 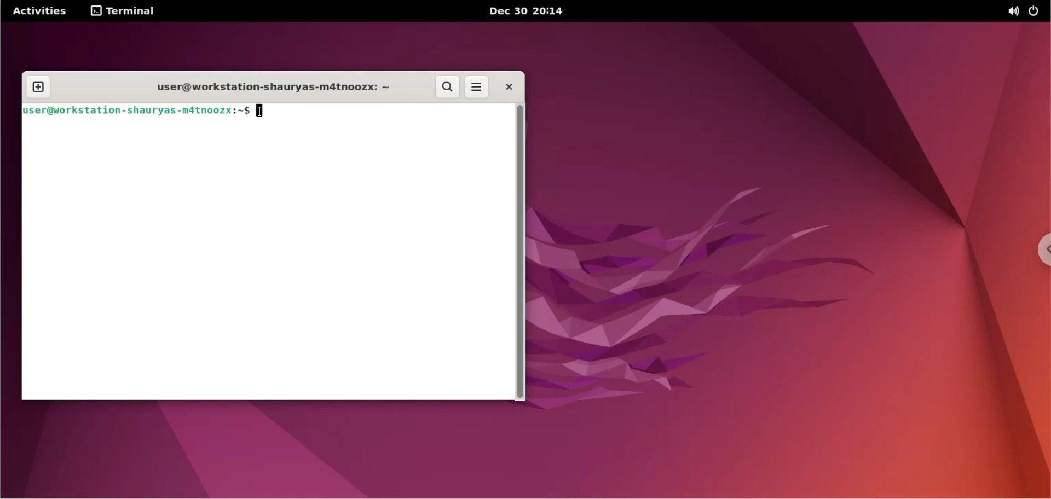 I want to click on user@workstation -shauryas-m4tnoozx:~$, so click(x=135, y=112).